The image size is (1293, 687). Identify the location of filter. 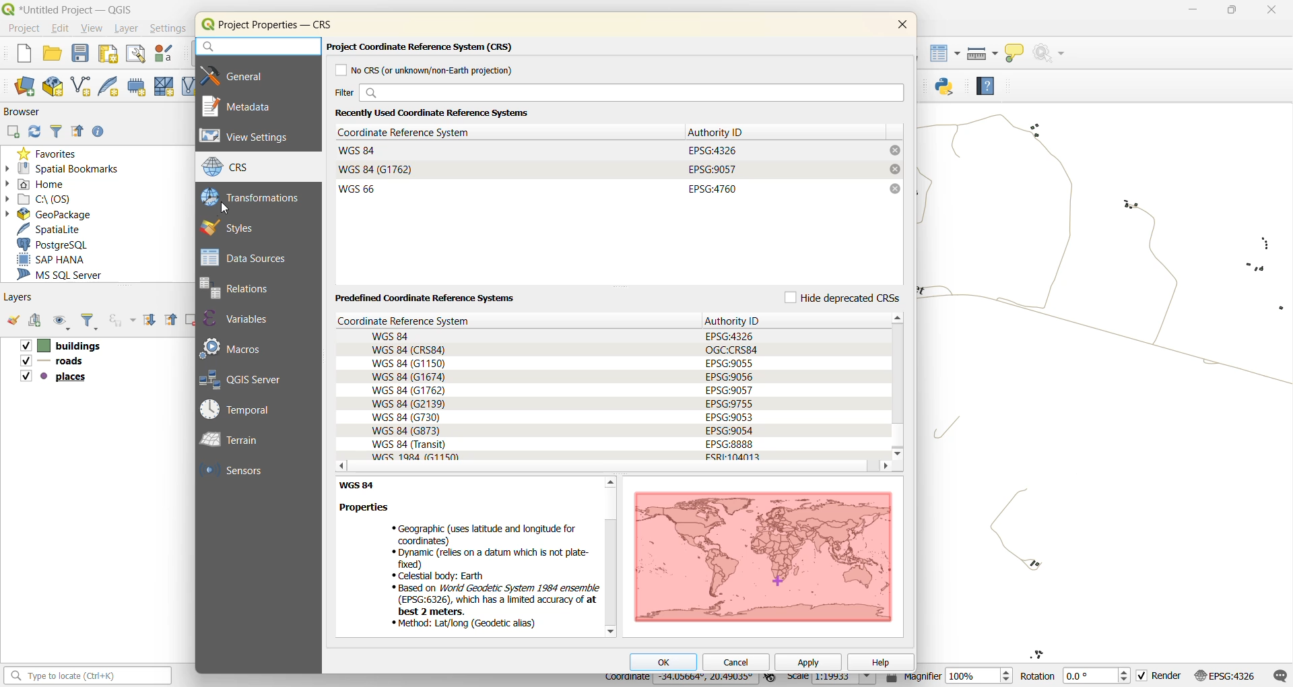
(90, 322).